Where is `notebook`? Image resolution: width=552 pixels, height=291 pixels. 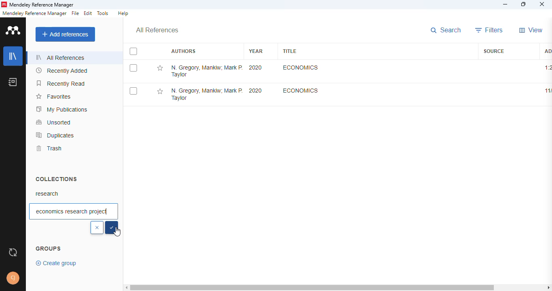
notebook is located at coordinates (13, 82).